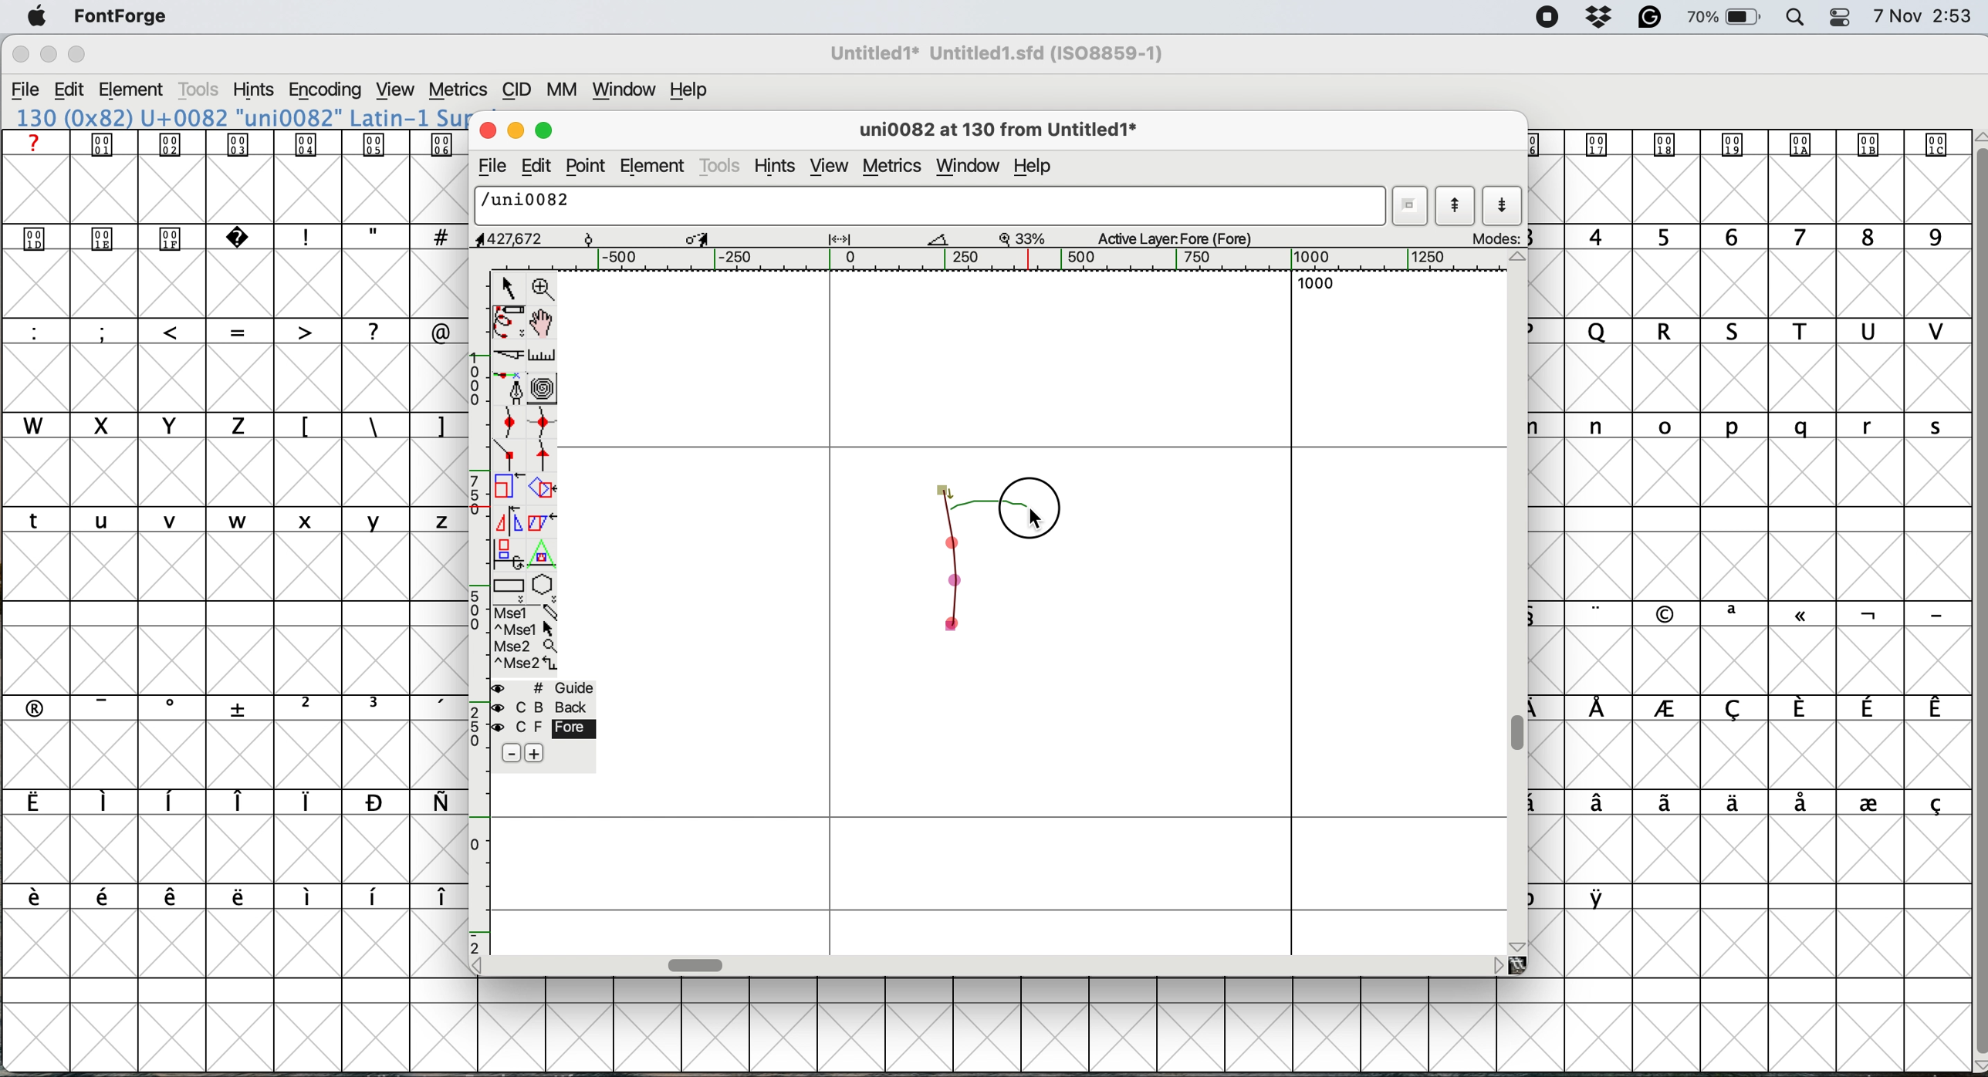 Image resolution: width=1988 pixels, height=1077 pixels. I want to click on glyph, so click(931, 207).